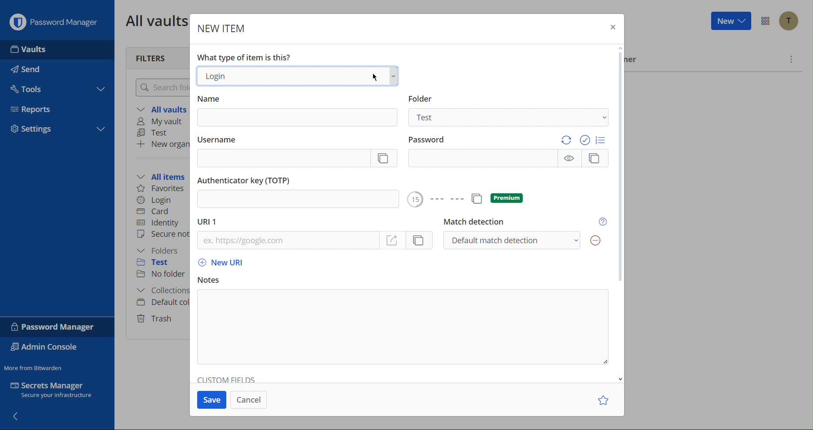 This screenshot has width=813, height=430. I want to click on Tools, so click(32, 89).